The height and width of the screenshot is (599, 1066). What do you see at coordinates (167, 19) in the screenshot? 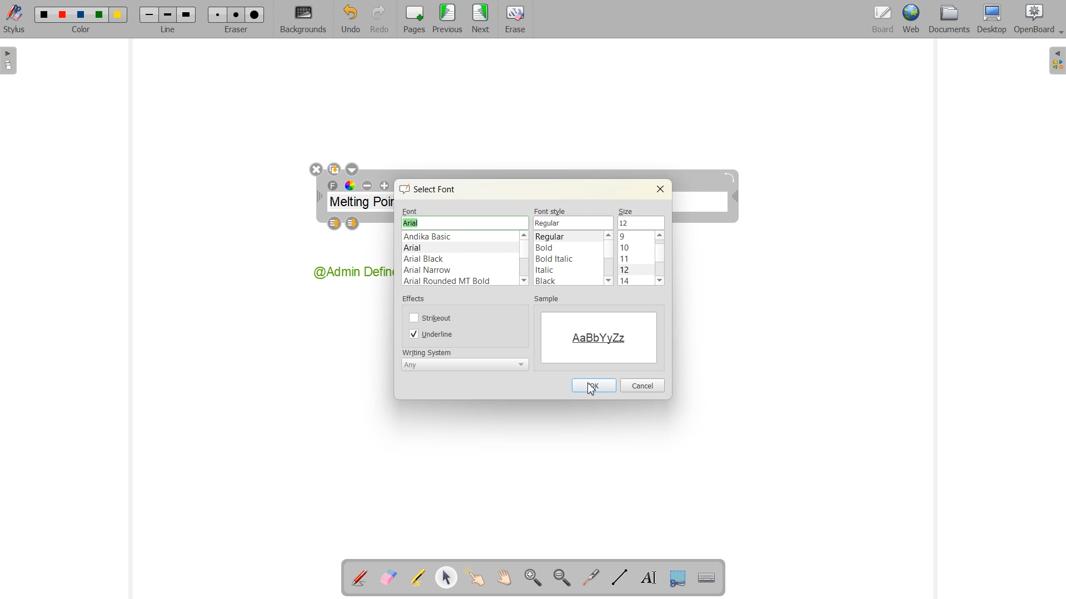
I see `Line` at bounding box center [167, 19].